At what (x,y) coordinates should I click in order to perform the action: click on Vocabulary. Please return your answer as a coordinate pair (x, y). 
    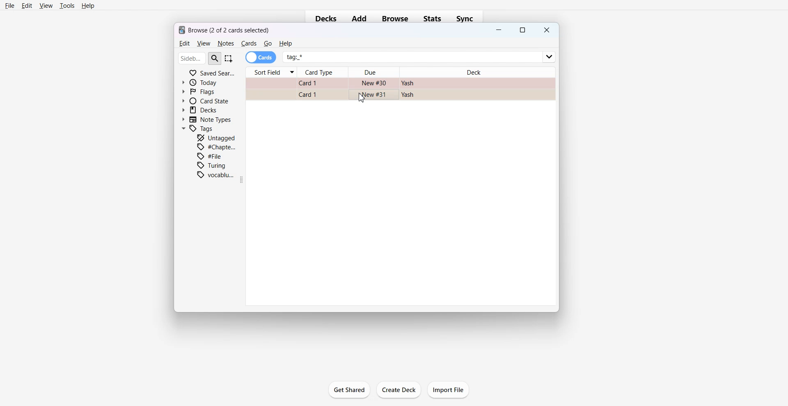
    Looking at the image, I should click on (215, 175).